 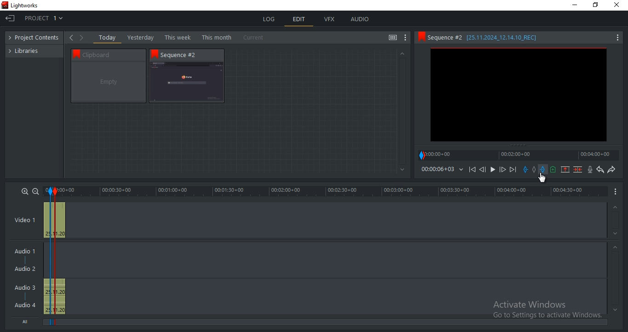 I want to click on timeline, so click(x=519, y=155).